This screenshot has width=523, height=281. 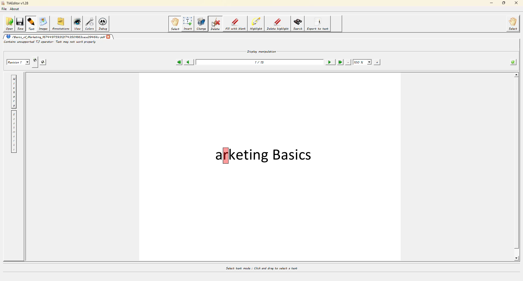 What do you see at coordinates (514, 61) in the screenshot?
I see `info about the pdf` at bounding box center [514, 61].